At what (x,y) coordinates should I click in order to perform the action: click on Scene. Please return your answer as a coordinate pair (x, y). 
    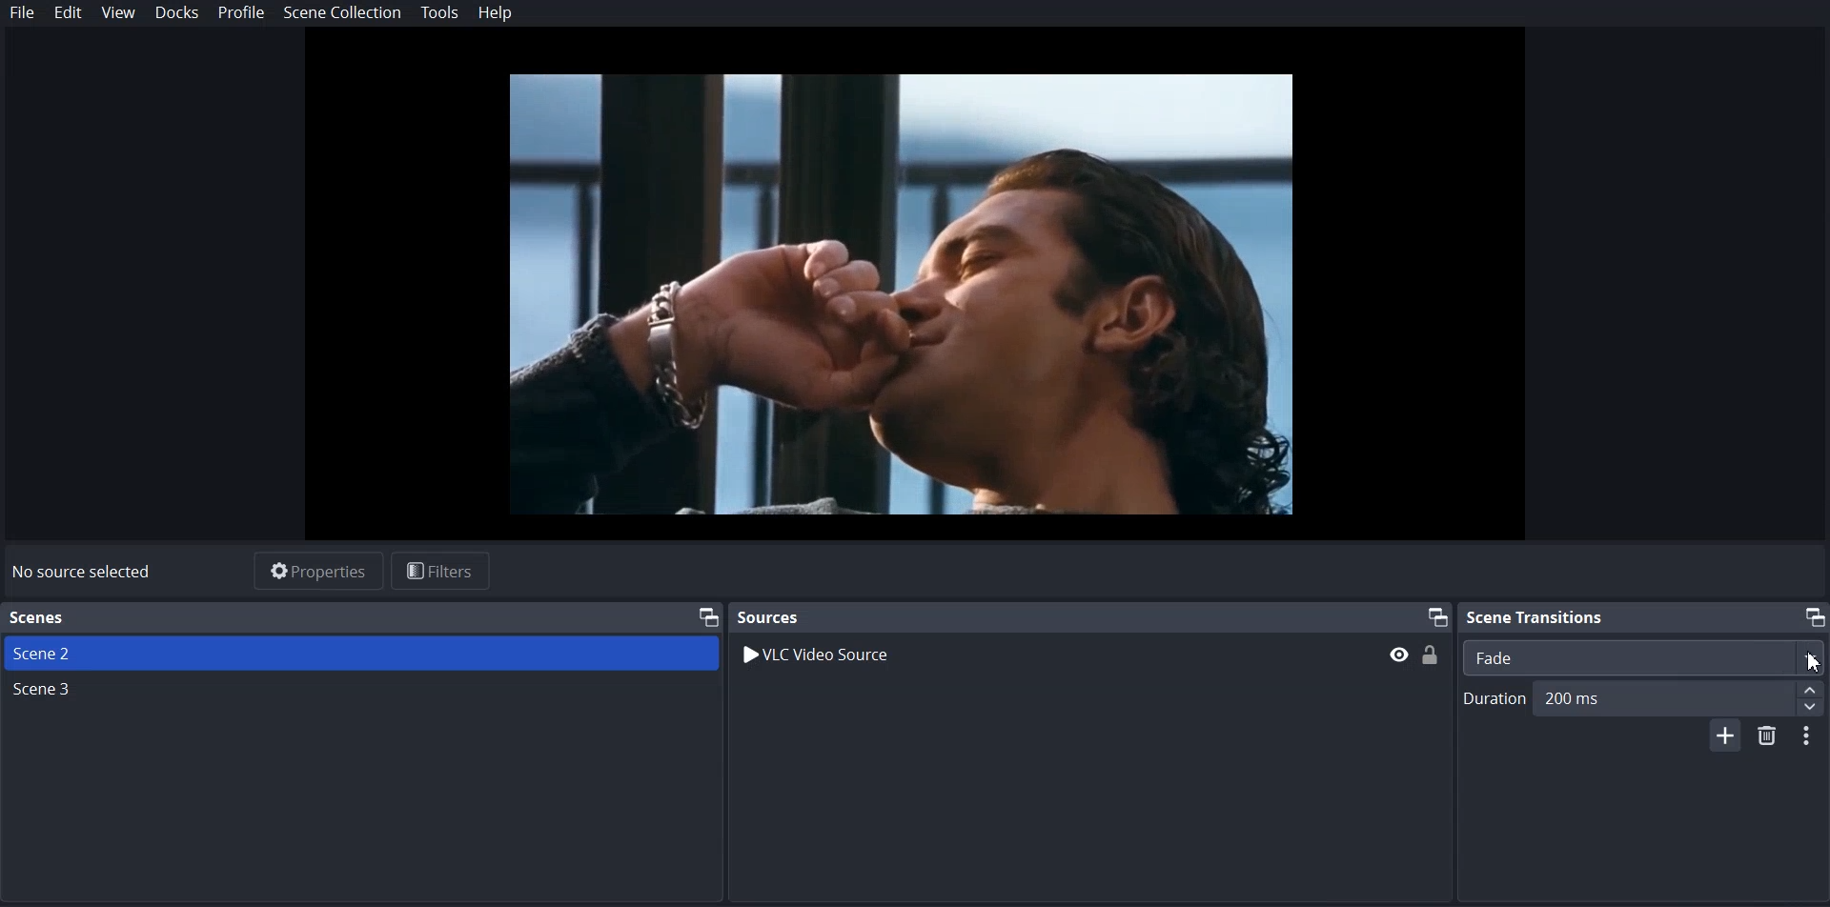
    Looking at the image, I should click on (360, 653).